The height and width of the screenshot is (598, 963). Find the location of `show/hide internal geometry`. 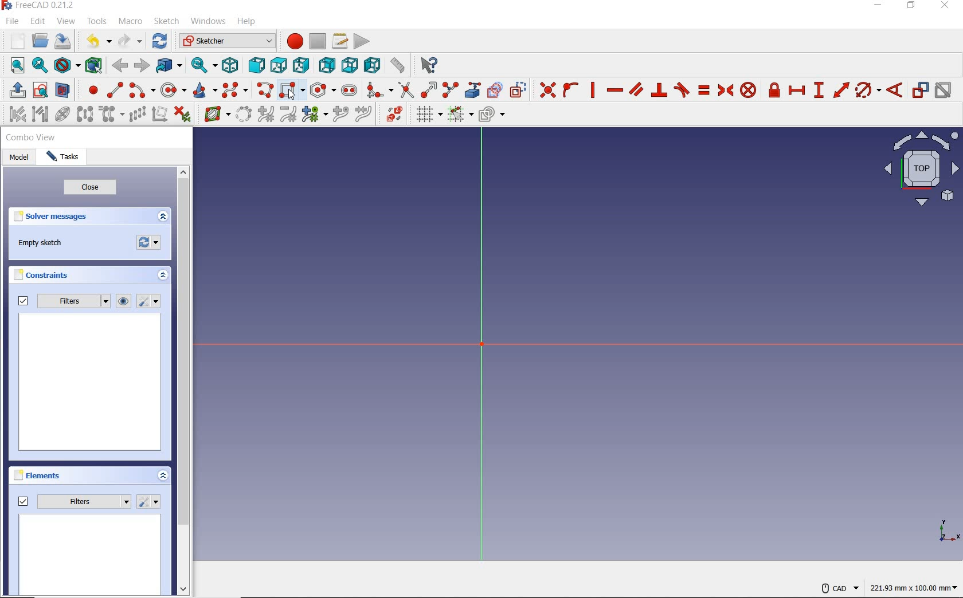

show/hide internal geometry is located at coordinates (61, 115).